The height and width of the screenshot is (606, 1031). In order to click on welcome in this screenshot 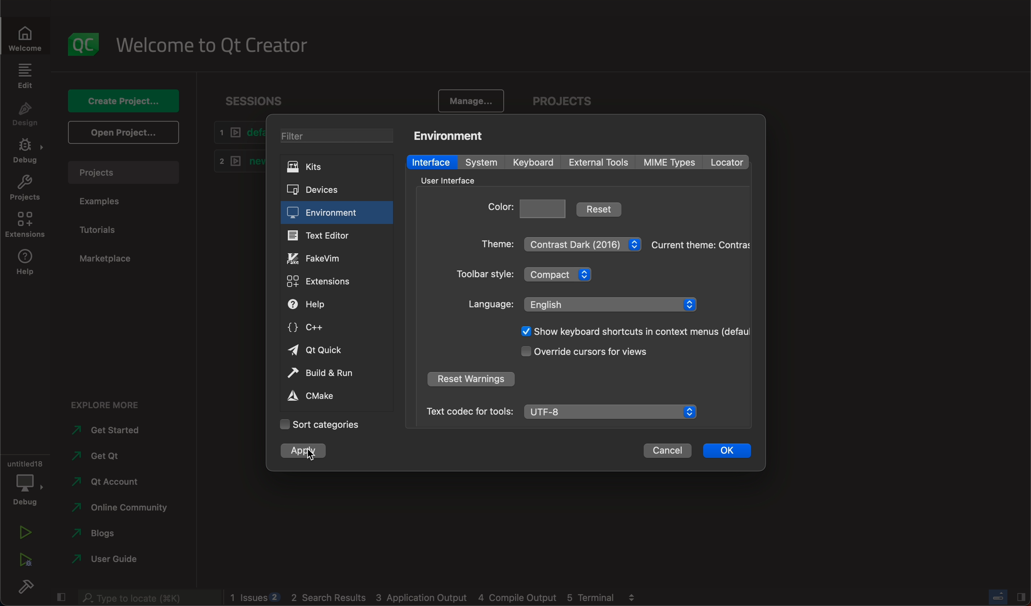, I will do `click(212, 43)`.